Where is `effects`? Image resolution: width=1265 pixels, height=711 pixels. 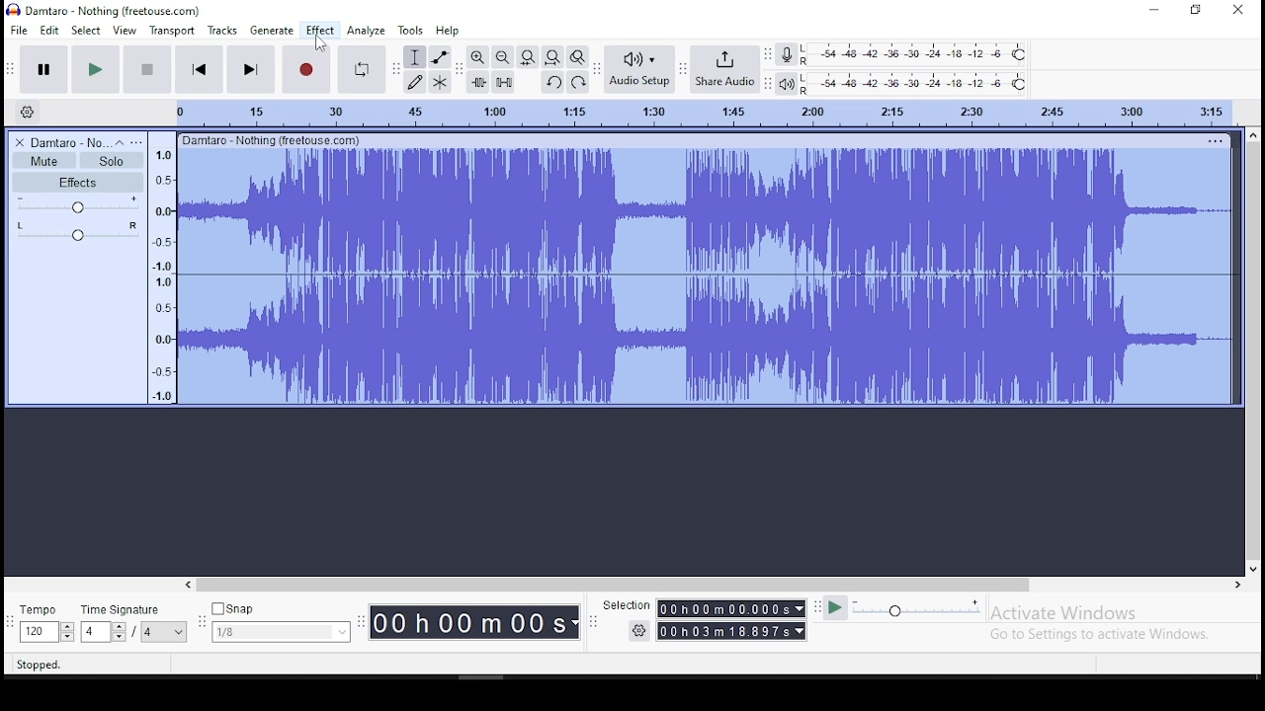
effects is located at coordinates (80, 182).